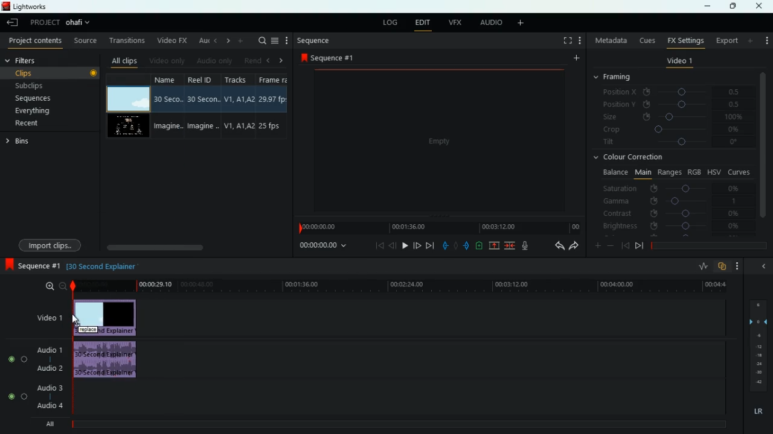 The height and width of the screenshot is (434, 773). What do you see at coordinates (50, 405) in the screenshot?
I see `audio 4` at bounding box center [50, 405].